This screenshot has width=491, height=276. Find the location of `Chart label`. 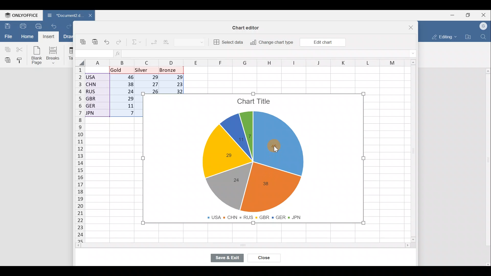

Chart label is located at coordinates (225, 155).